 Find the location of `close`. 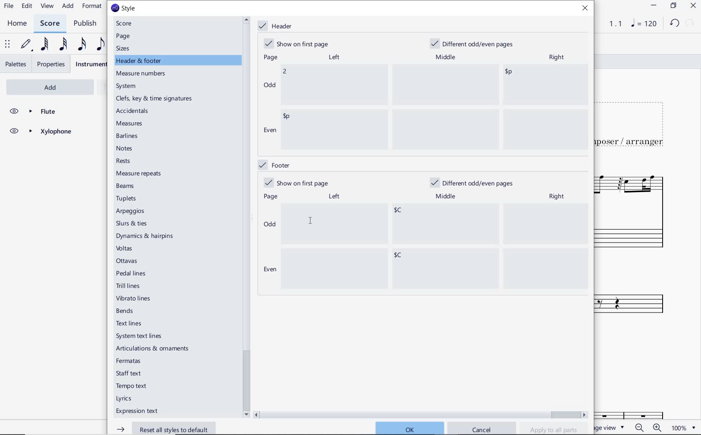

close is located at coordinates (587, 9).